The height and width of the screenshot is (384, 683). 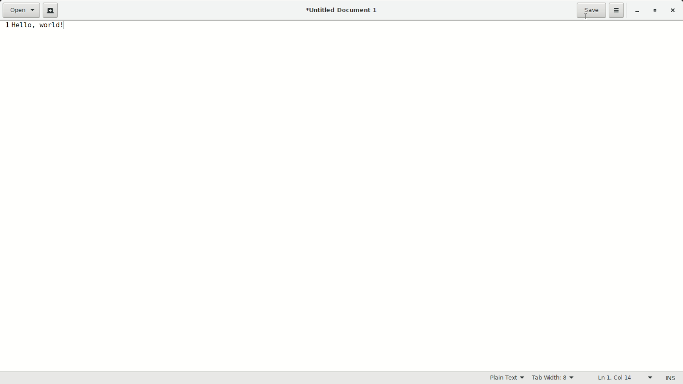 What do you see at coordinates (554, 378) in the screenshot?
I see `tab width 8` at bounding box center [554, 378].